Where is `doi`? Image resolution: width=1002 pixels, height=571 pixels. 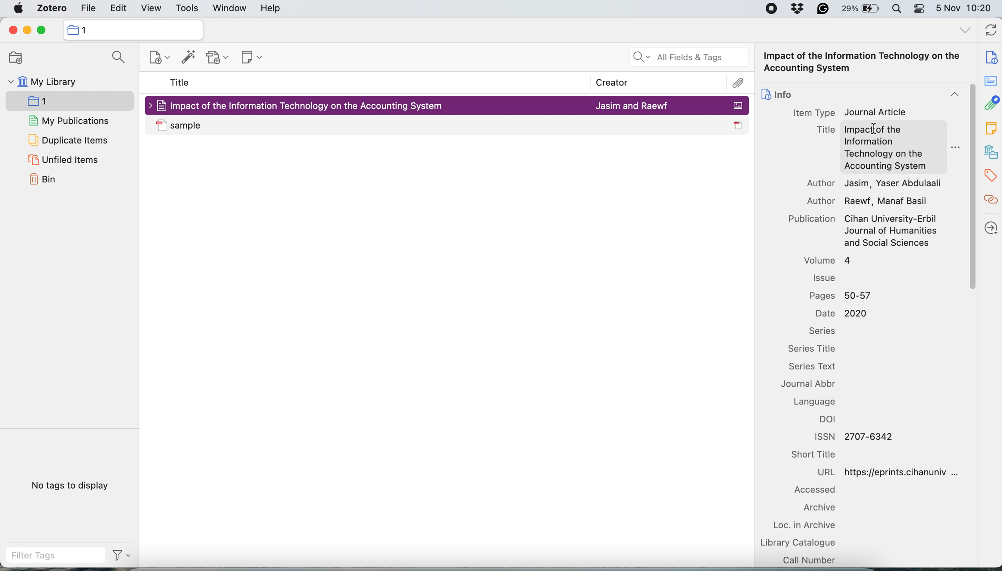
doi is located at coordinates (829, 419).